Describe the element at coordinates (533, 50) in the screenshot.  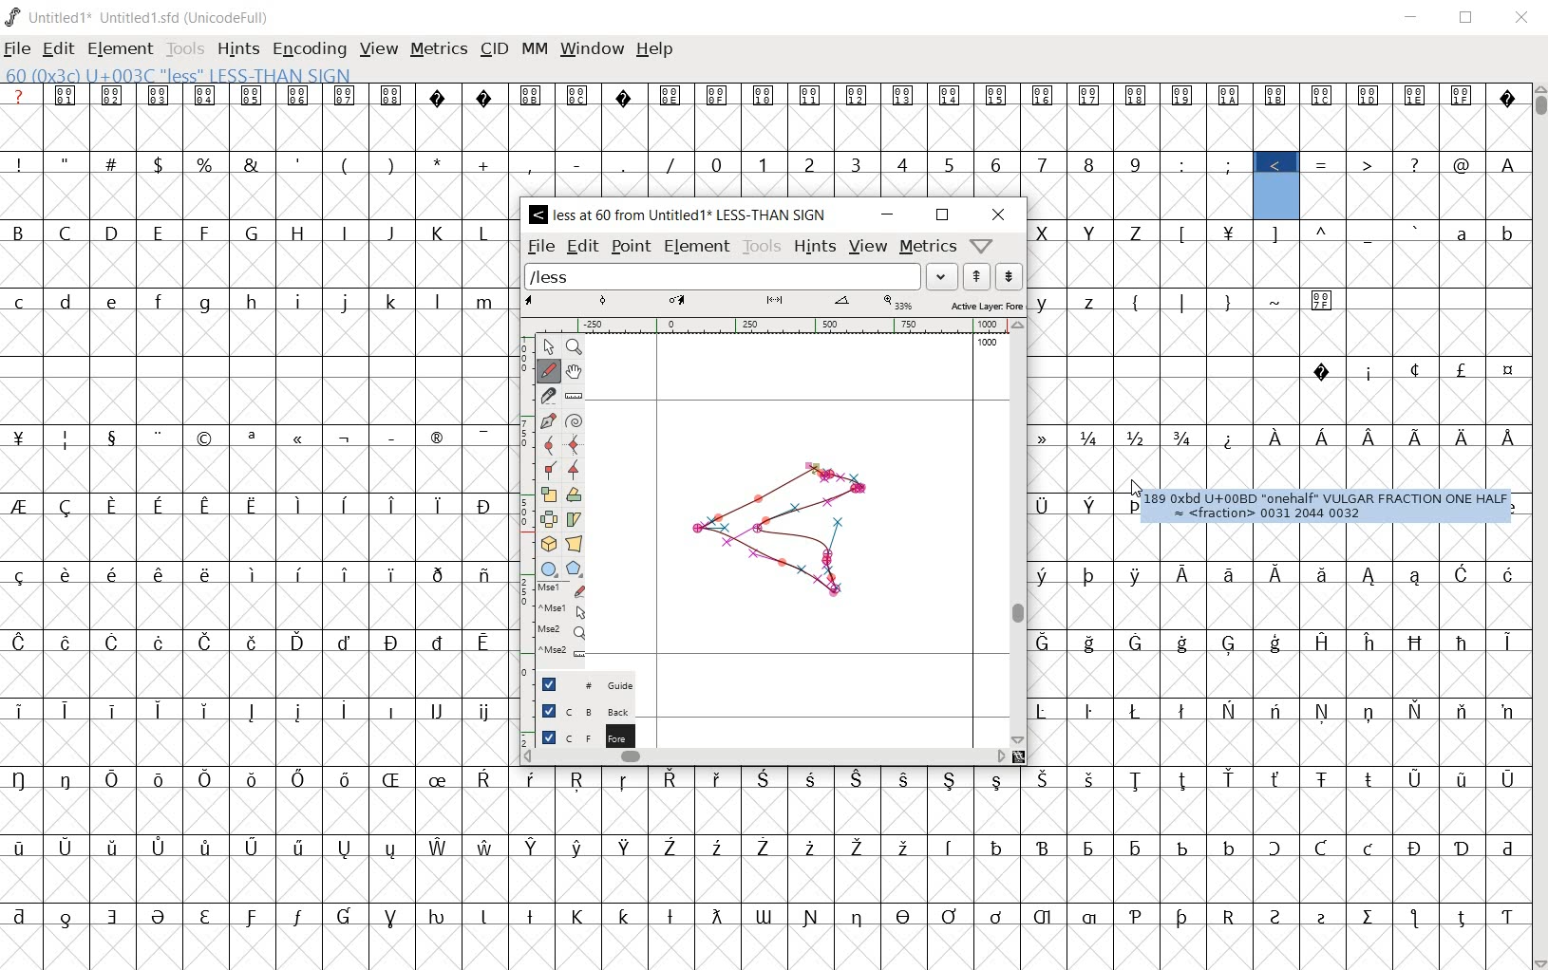
I see `mm` at that location.